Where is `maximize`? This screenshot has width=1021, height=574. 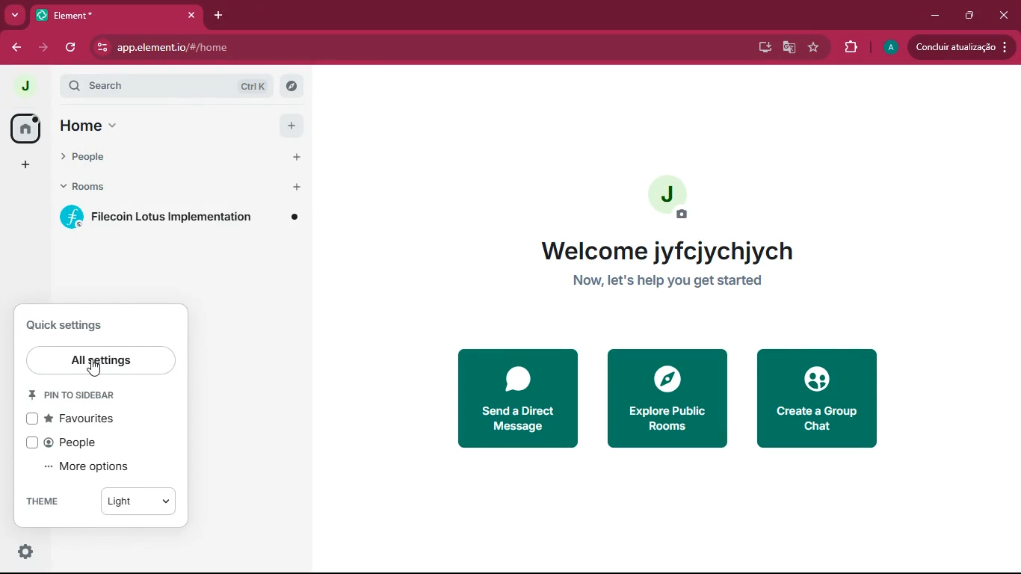
maximize is located at coordinates (968, 14).